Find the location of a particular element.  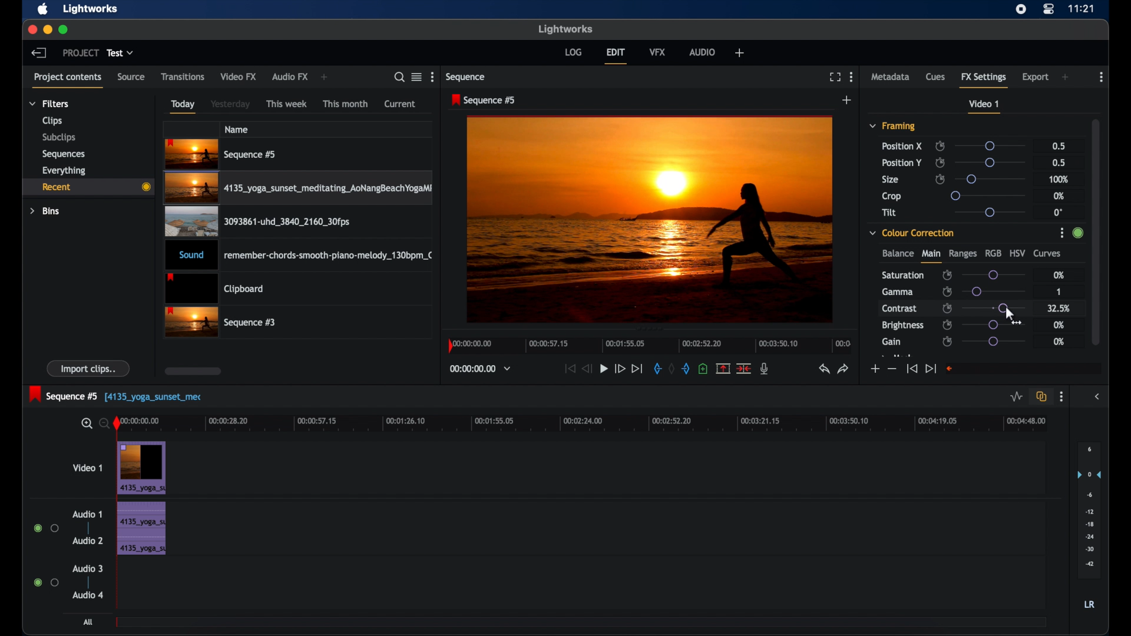

0.5 is located at coordinates (1060, 163).